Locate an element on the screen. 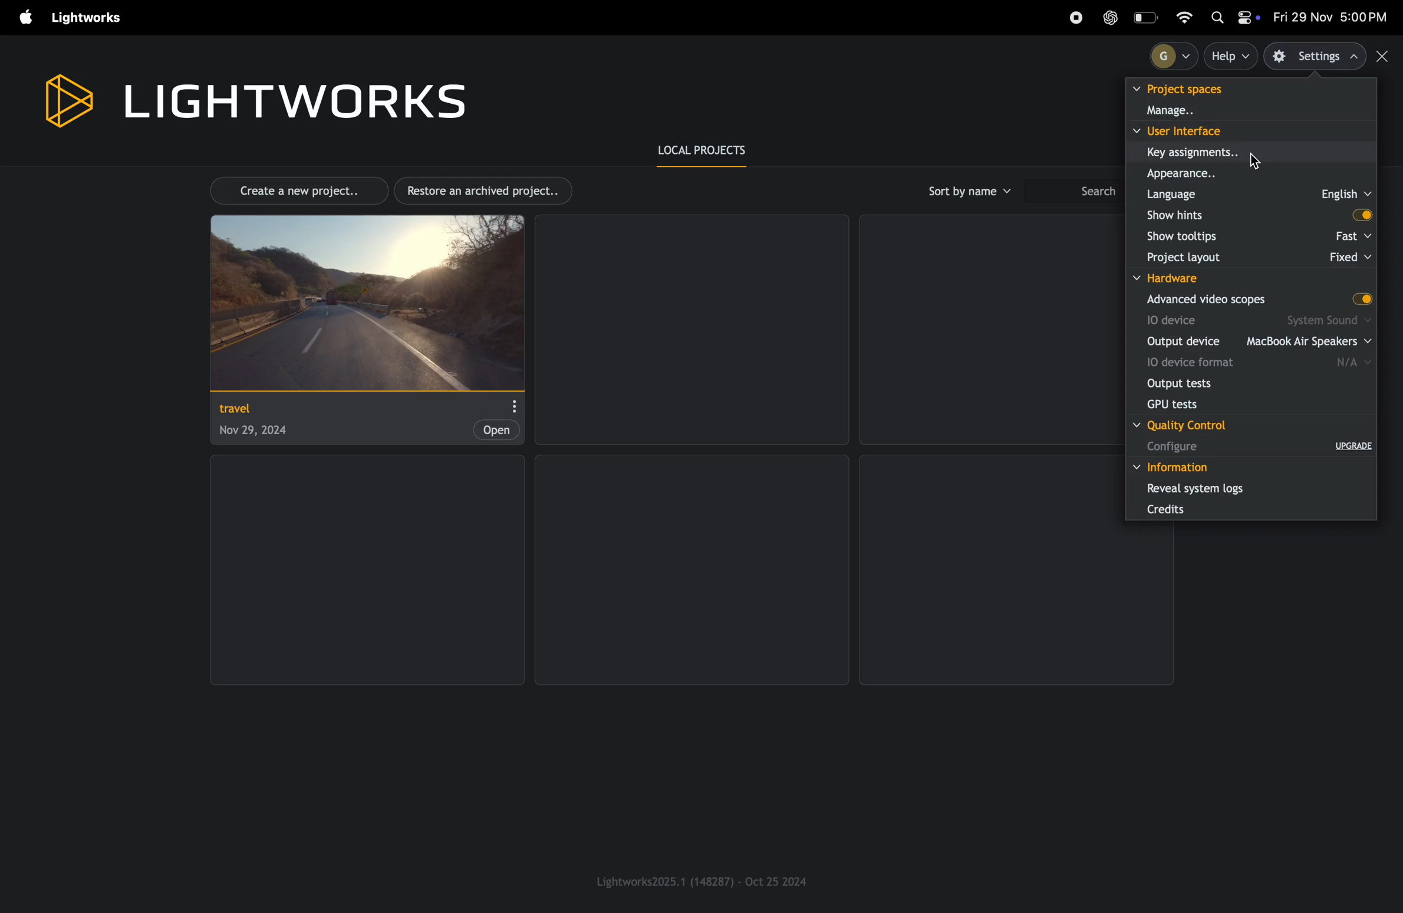 This screenshot has height=913, width=1403. gpu tests is located at coordinates (1254, 405).